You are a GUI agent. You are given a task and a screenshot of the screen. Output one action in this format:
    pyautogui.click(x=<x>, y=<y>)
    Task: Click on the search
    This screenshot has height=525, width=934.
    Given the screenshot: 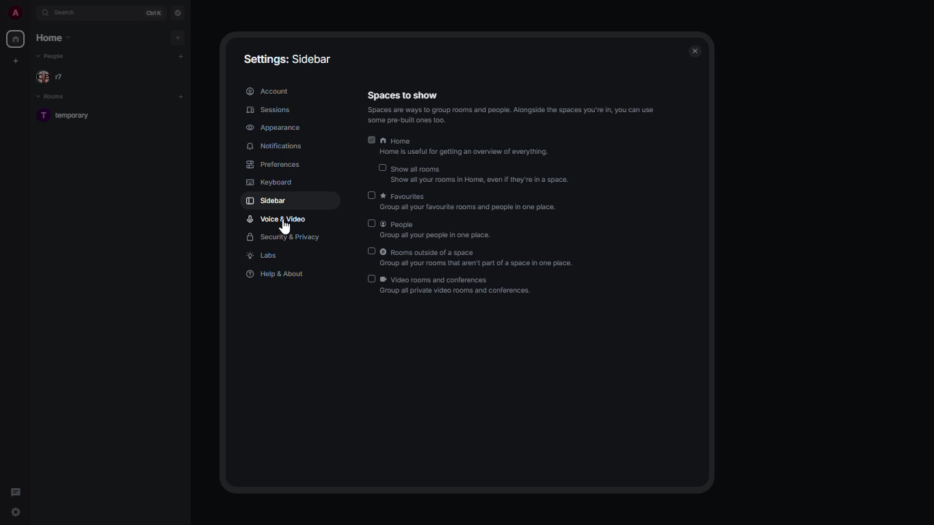 What is the action you would take?
    pyautogui.click(x=71, y=13)
    